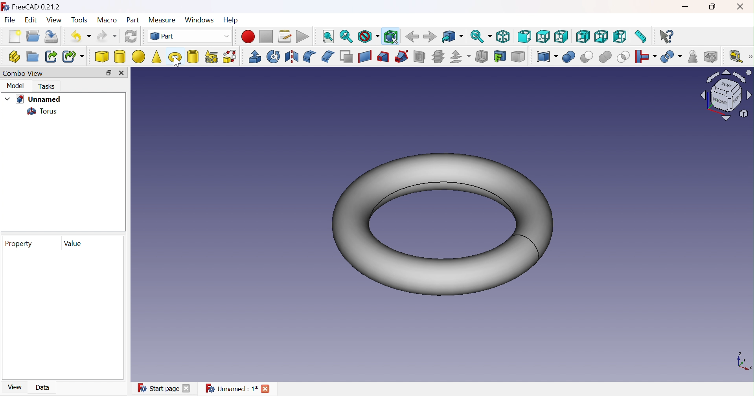 This screenshot has height=396, width=754. I want to click on Sweep, so click(401, 56).